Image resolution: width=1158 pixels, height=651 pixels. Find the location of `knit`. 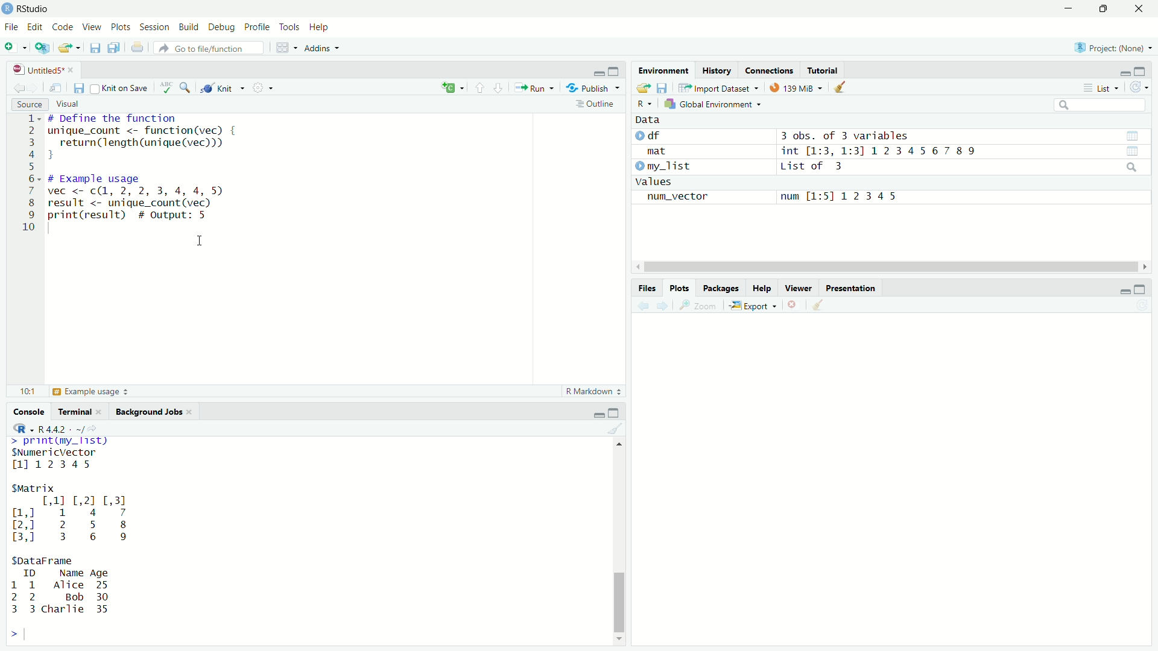

knit is located at coordinates (223, 88).